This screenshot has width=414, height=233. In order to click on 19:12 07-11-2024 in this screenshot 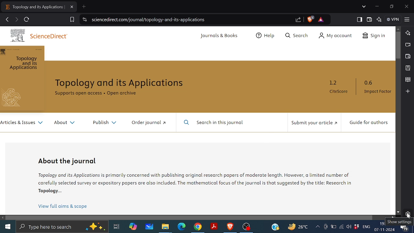, I will do `click(385, 226)`.